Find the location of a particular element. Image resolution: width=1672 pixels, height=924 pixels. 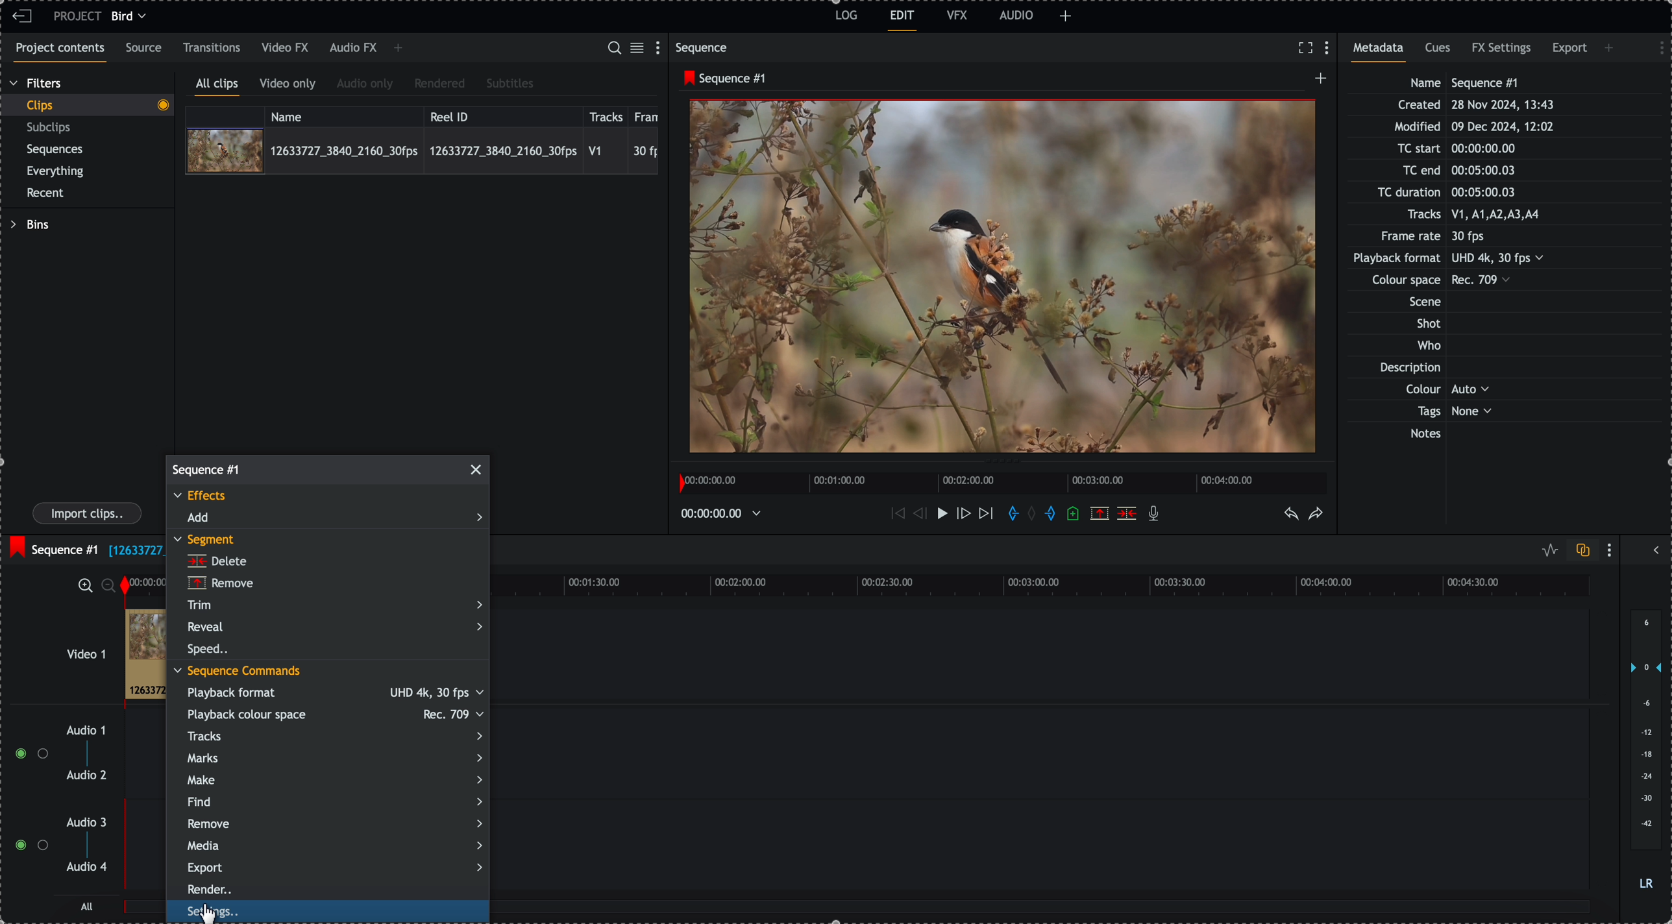

log is located at coordinates (844, 18).